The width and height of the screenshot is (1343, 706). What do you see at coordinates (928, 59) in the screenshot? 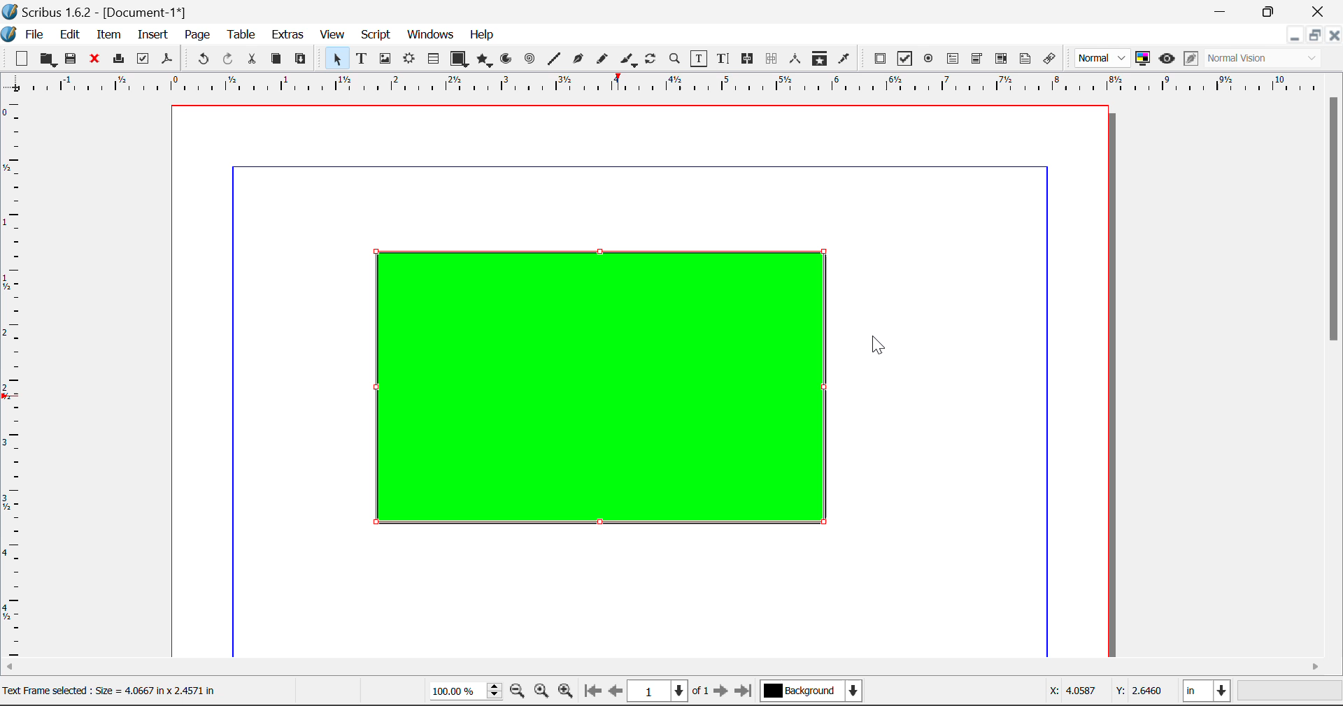
I see `Pdf Radio Button` at bounding box center [928, 59].